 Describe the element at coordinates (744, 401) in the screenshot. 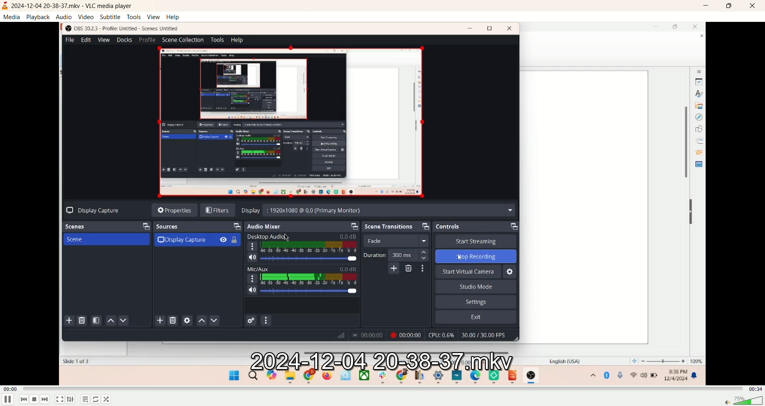

I see `volume bar` at that location.